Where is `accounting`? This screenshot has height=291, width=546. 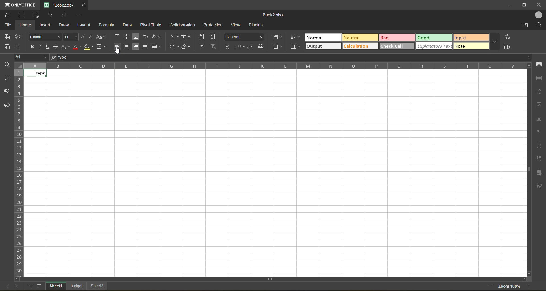
accounting is located at coordinates (239, 47).